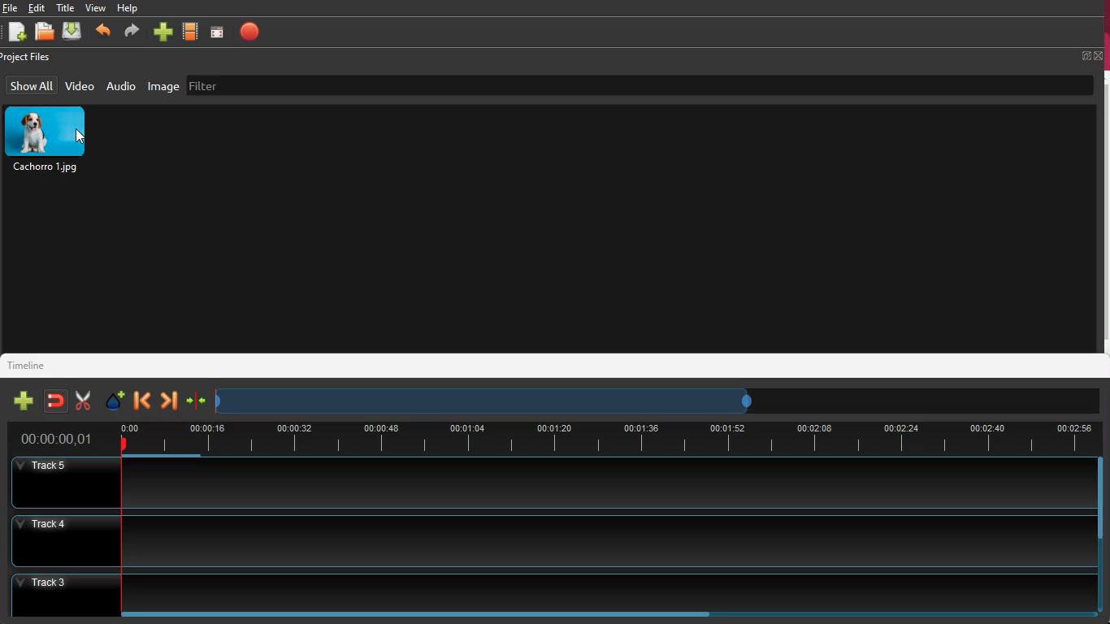  Describe the element at coordinates (254, 31) in the screenshot. I see `stop` at that location.